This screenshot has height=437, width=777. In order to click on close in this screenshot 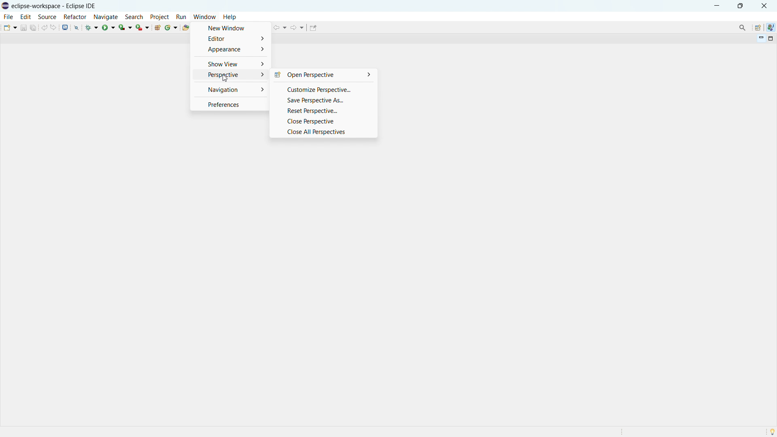, I will do `click(764, 6)`.